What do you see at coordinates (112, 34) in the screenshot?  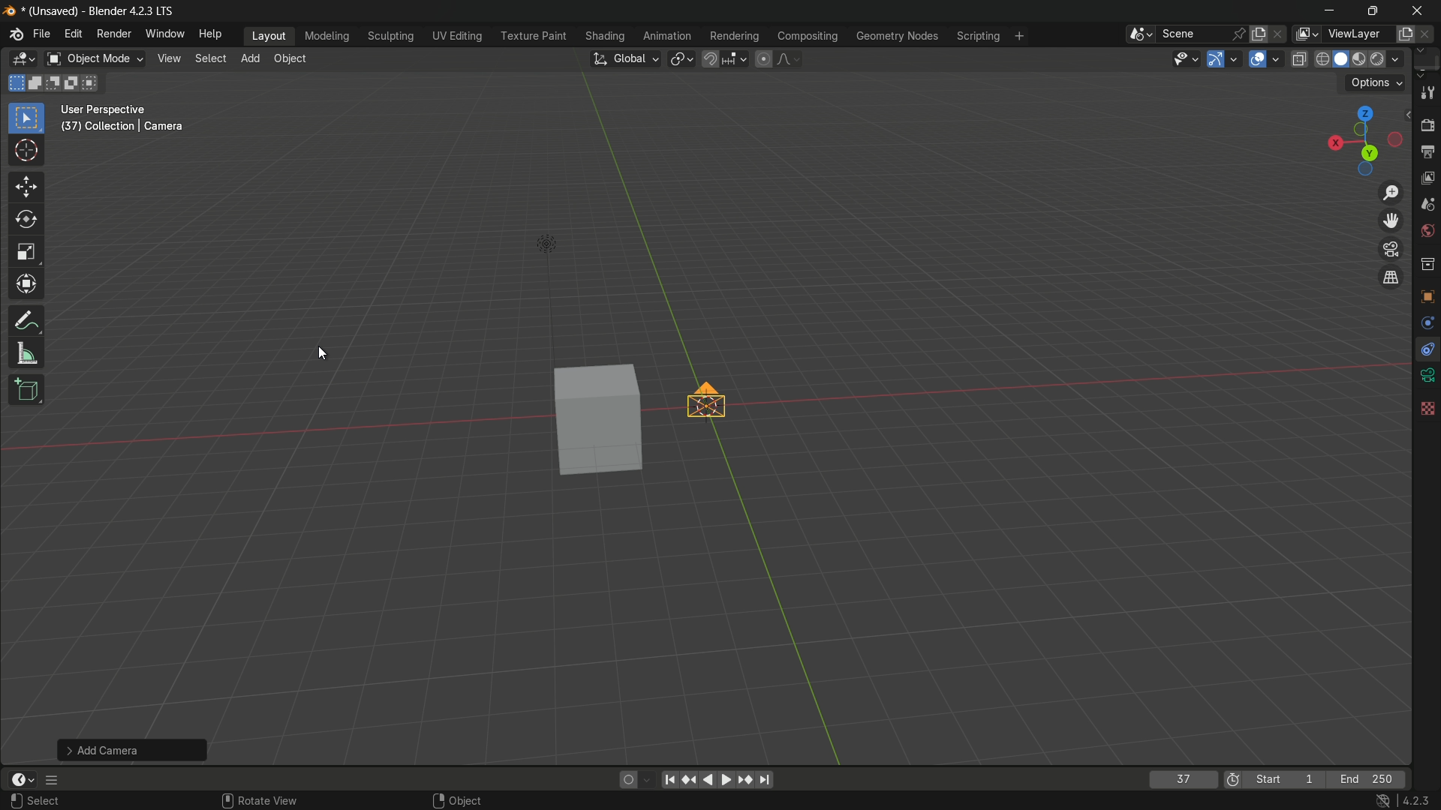 I see `render menu` at bounding box center [112, 34].